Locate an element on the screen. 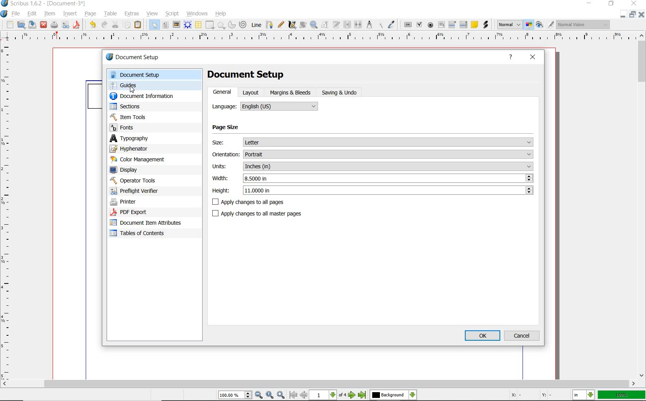  display is located at coordinates (150, 171).